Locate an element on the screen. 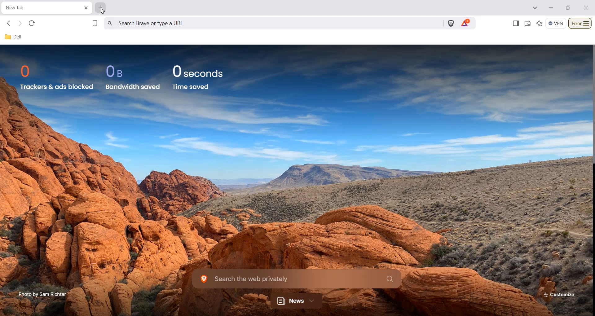  Forward is located at coordinates (20, 24).